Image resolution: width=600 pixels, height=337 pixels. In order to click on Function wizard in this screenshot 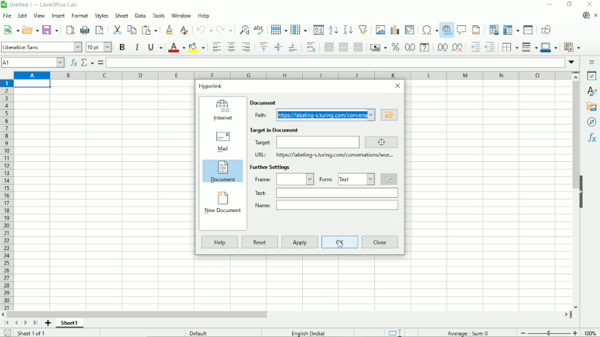, I will do `click(74, 63)`.